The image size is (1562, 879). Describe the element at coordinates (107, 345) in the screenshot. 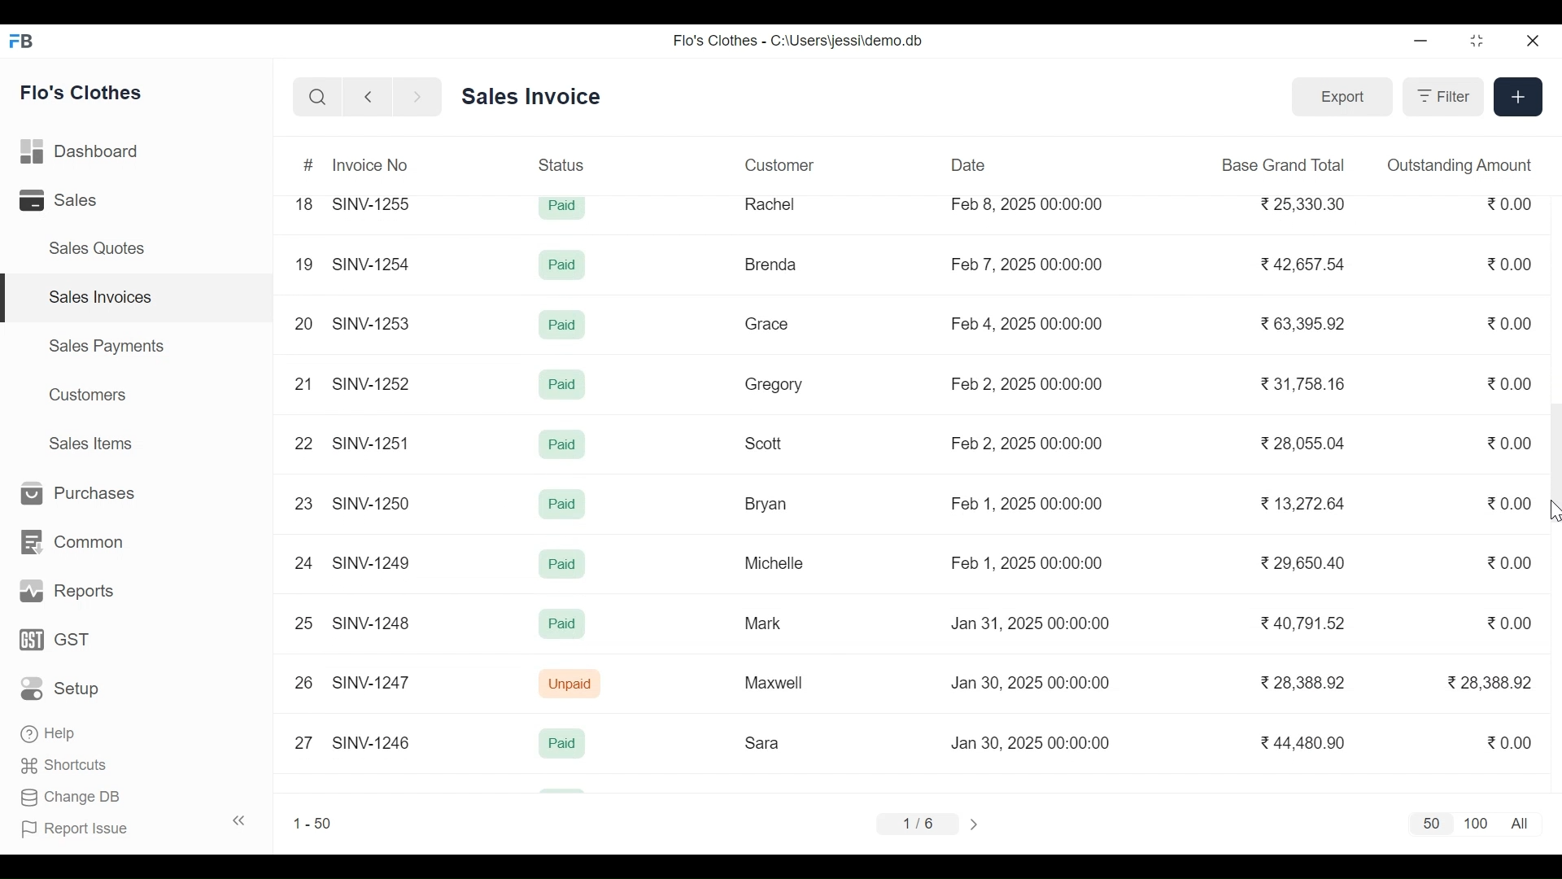

I see `Sales Payments` at that location.